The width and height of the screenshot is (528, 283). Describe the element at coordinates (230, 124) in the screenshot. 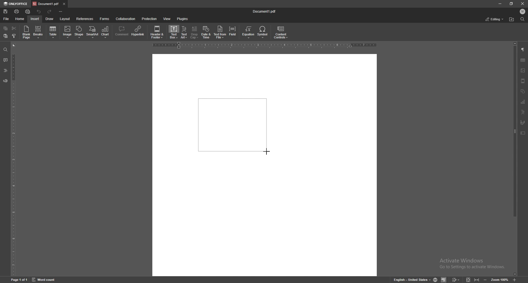

I see `box` at that location.